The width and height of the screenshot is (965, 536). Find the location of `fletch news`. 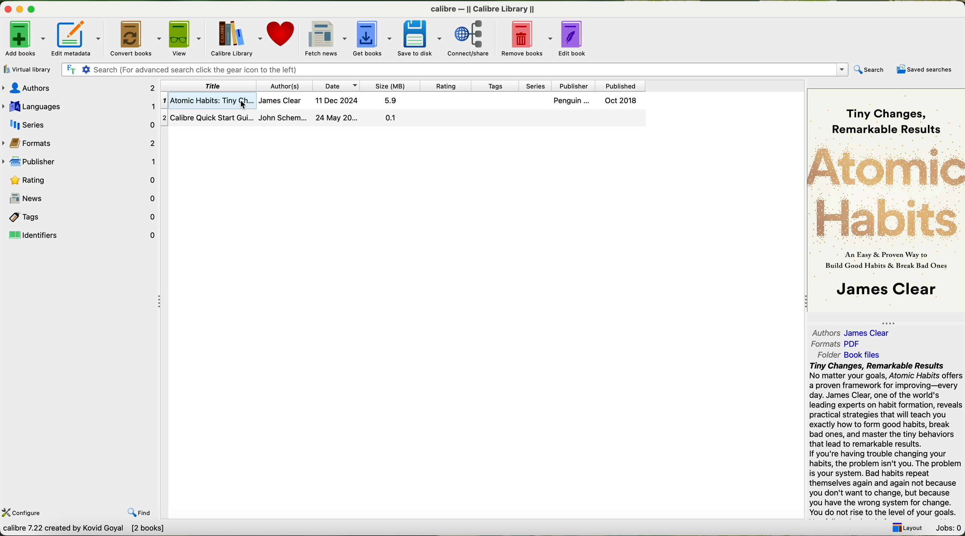

fletch news is located at coordinates (325, 38).